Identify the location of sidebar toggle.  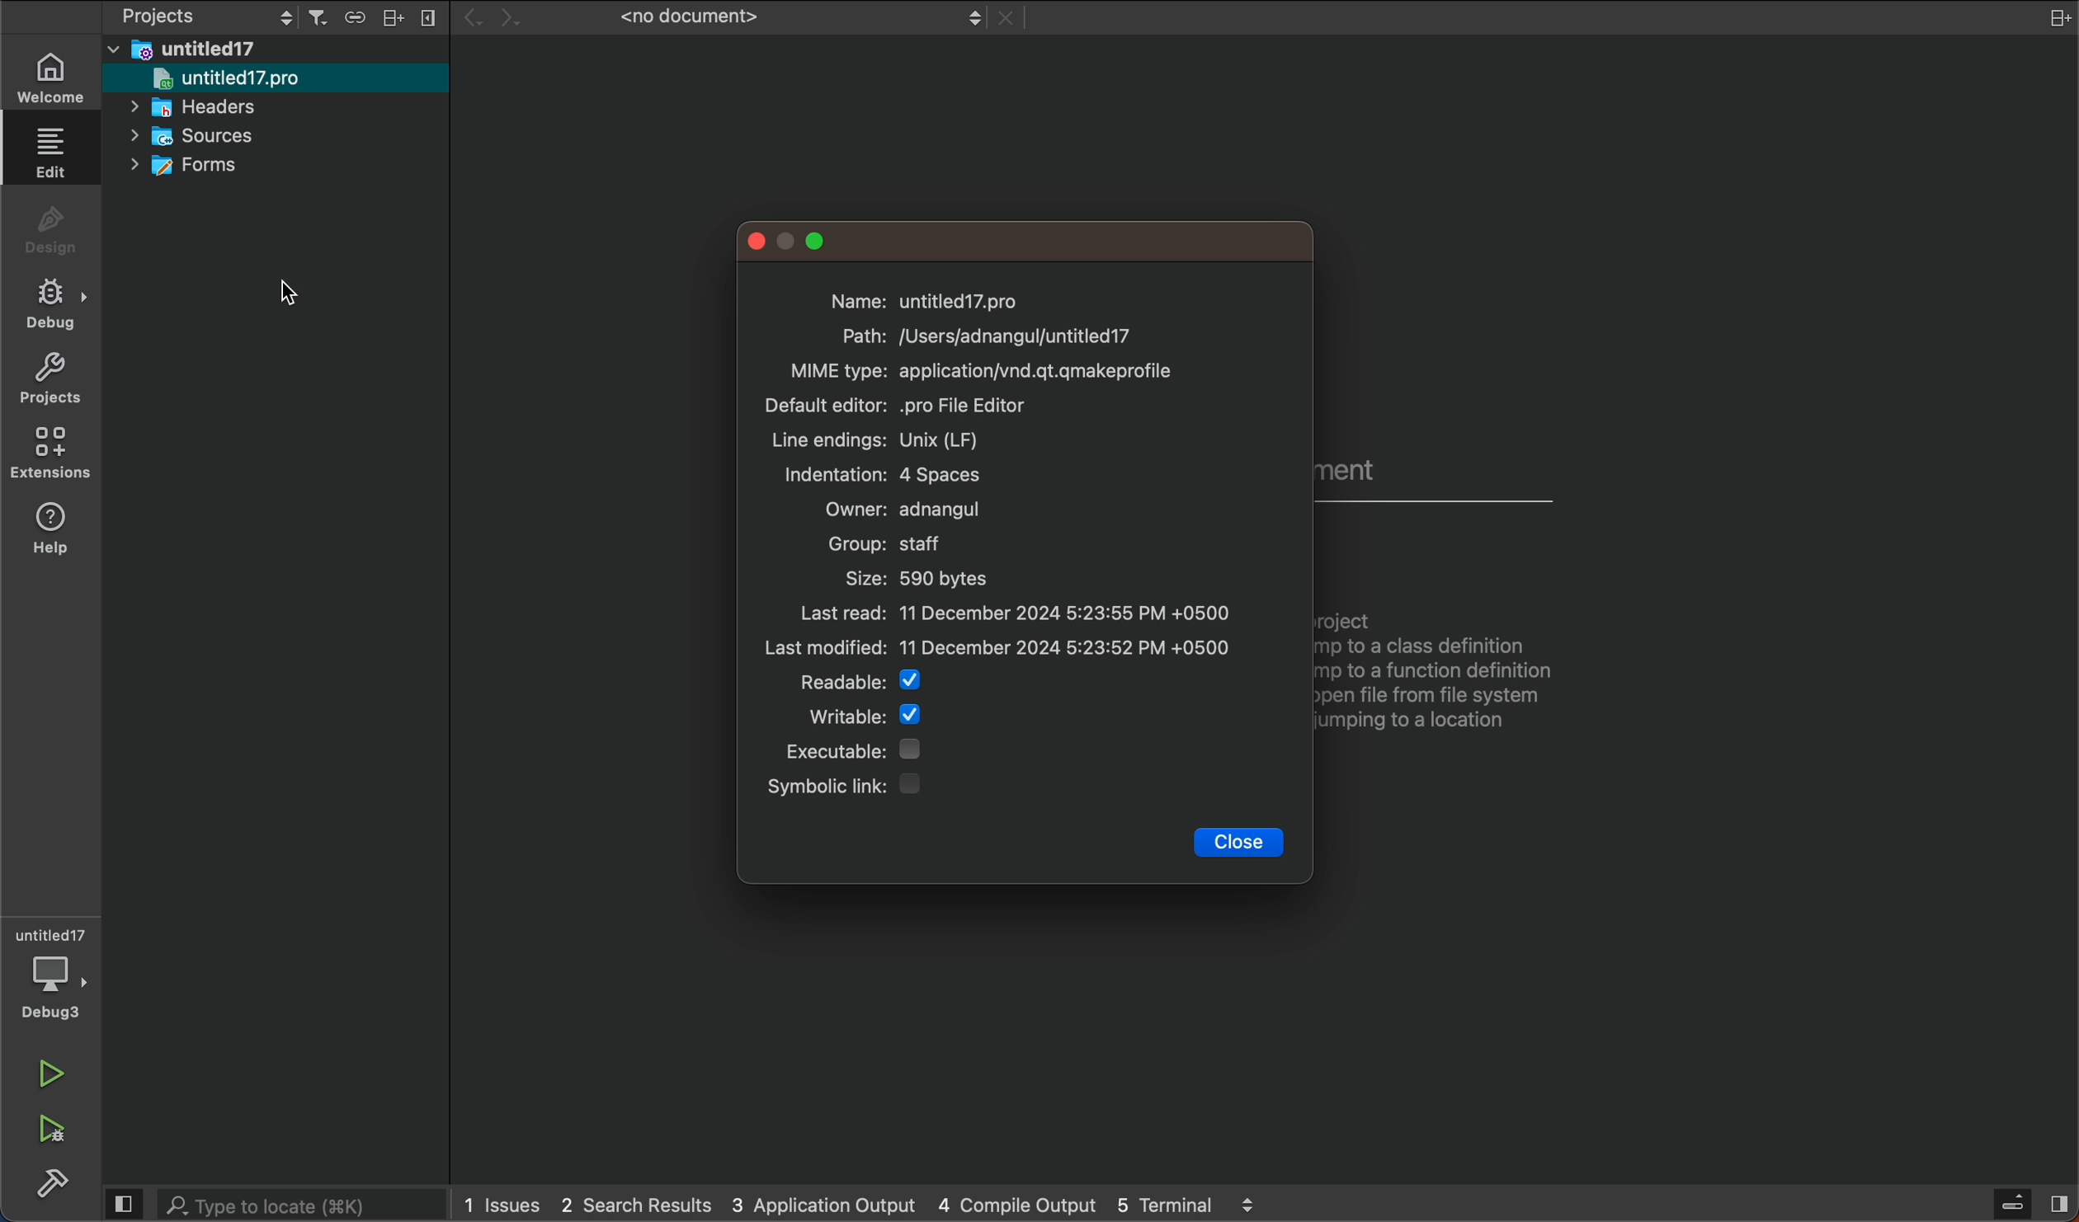
(2029, 1206).